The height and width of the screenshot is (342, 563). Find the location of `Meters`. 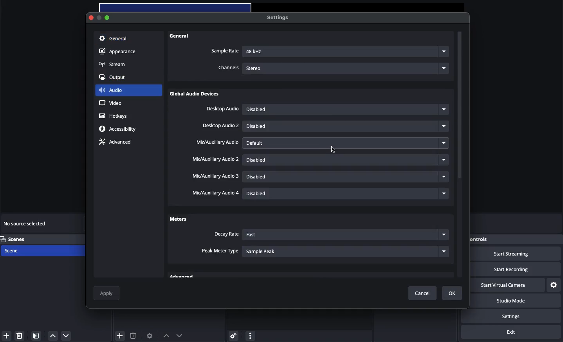

Meters is located at coordinates (178, 218).